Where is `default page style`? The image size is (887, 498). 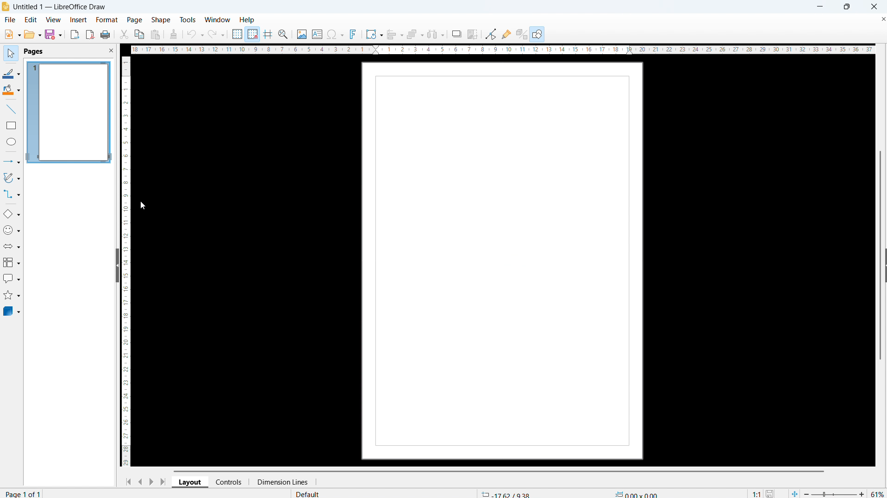
default page style is located at coordinates (308, 494).